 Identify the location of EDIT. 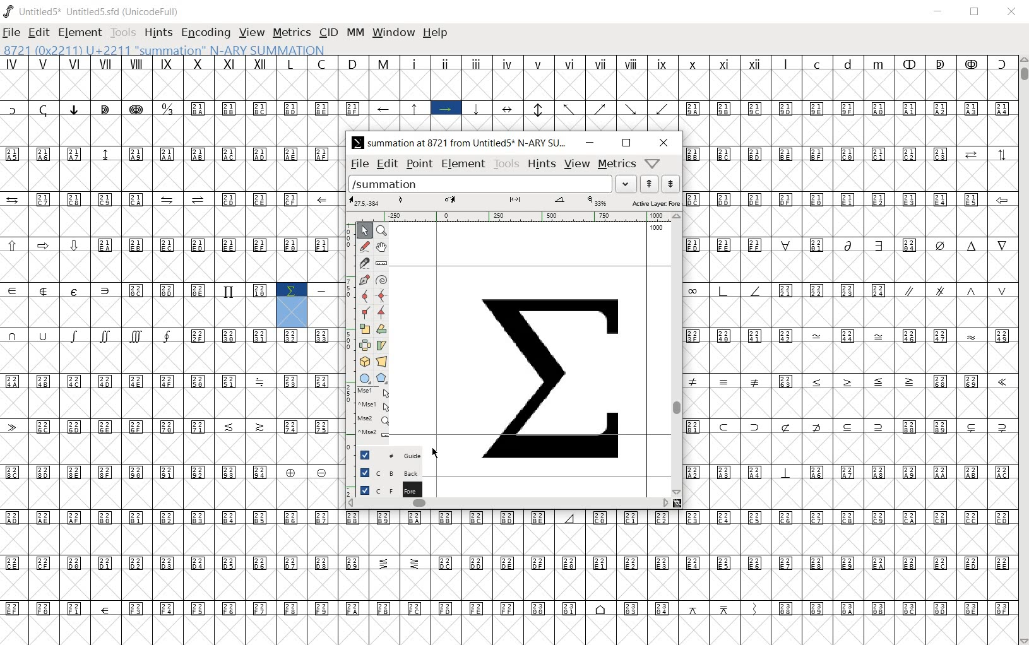
(38, 33).